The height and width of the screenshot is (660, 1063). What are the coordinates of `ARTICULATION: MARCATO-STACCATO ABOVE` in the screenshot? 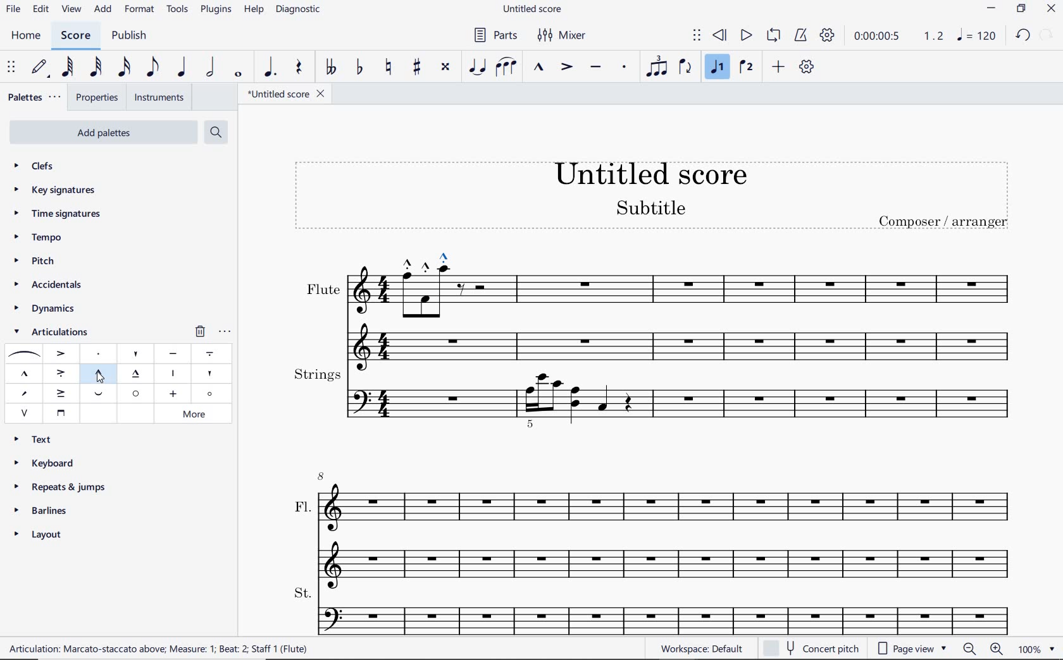 It's located at (163, 649).